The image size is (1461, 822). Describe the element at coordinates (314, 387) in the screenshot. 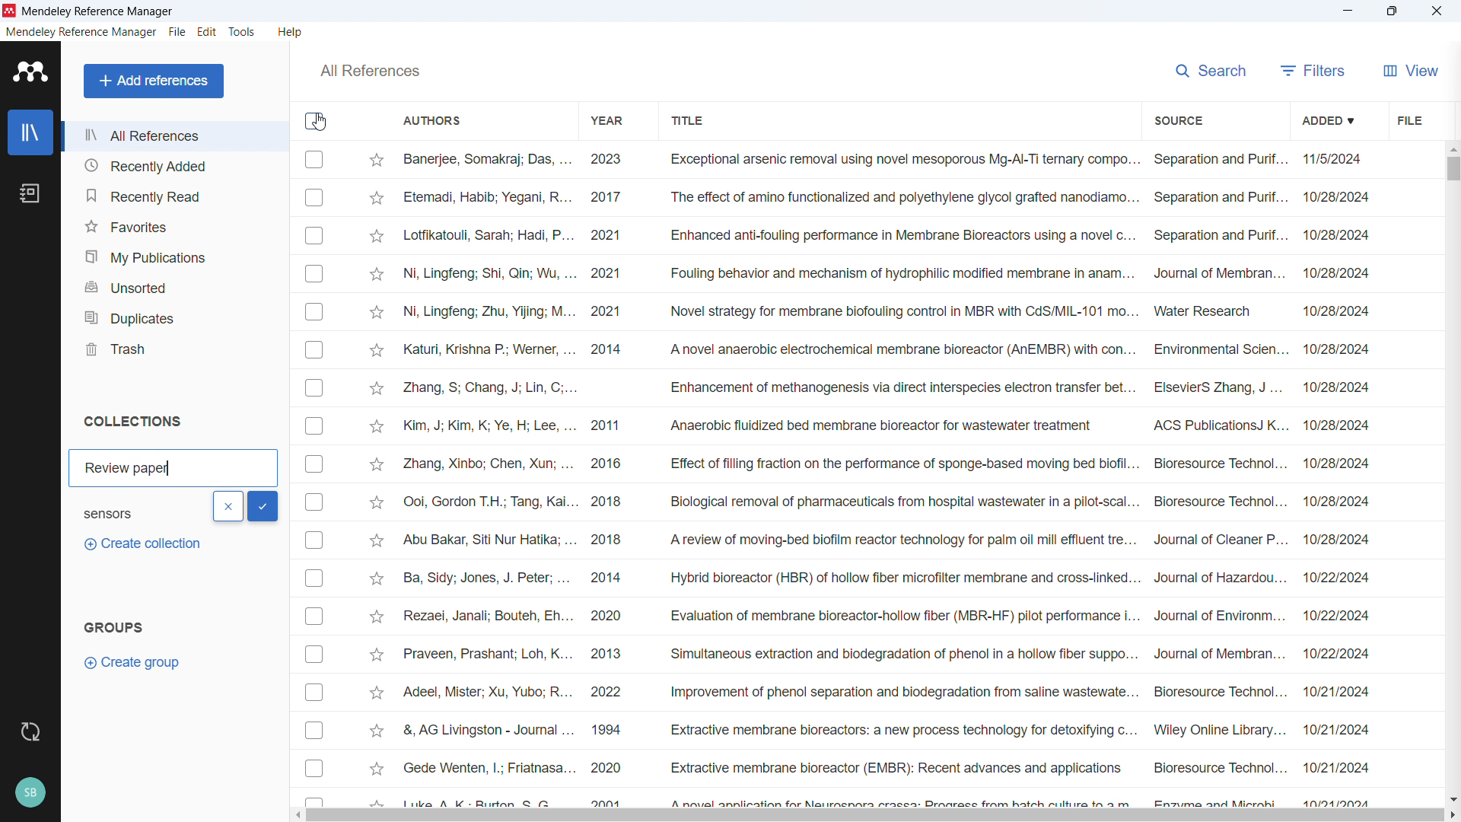

I see `Select respective publication` at that location.